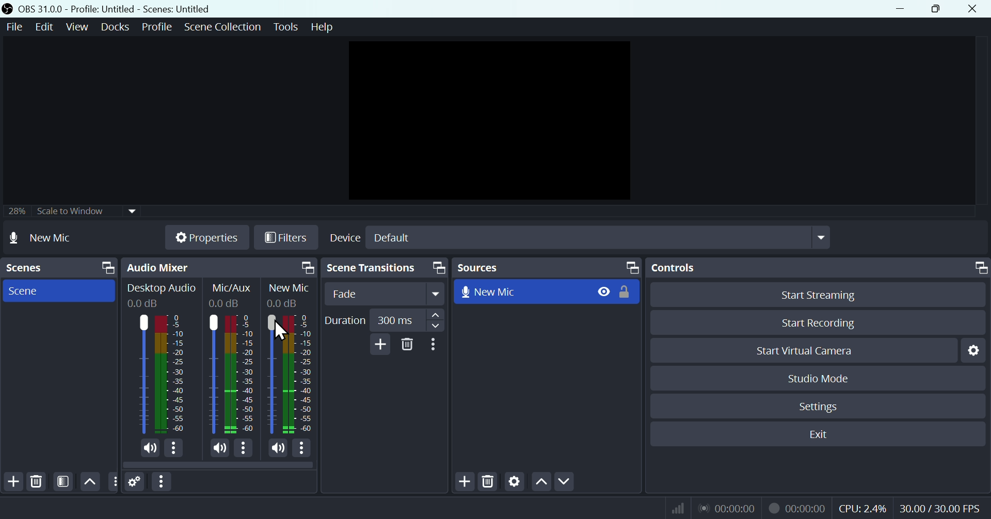  What do you see at coordinates (676, 507) in the screenshot?
I see `Bitrate` at bounding box center [676, 507].